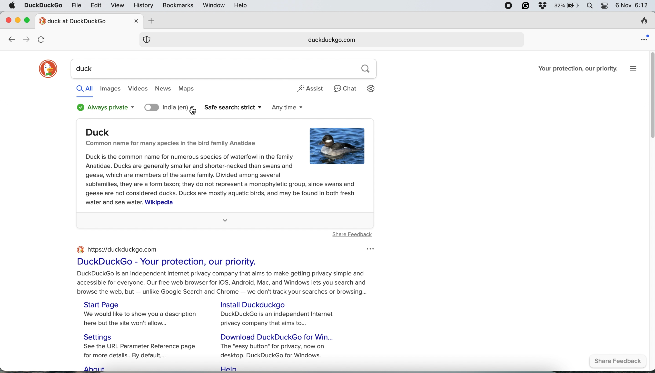 The height and width of the screenshot is (373, 655). I want to click on water and sea water, so click(112, 202).